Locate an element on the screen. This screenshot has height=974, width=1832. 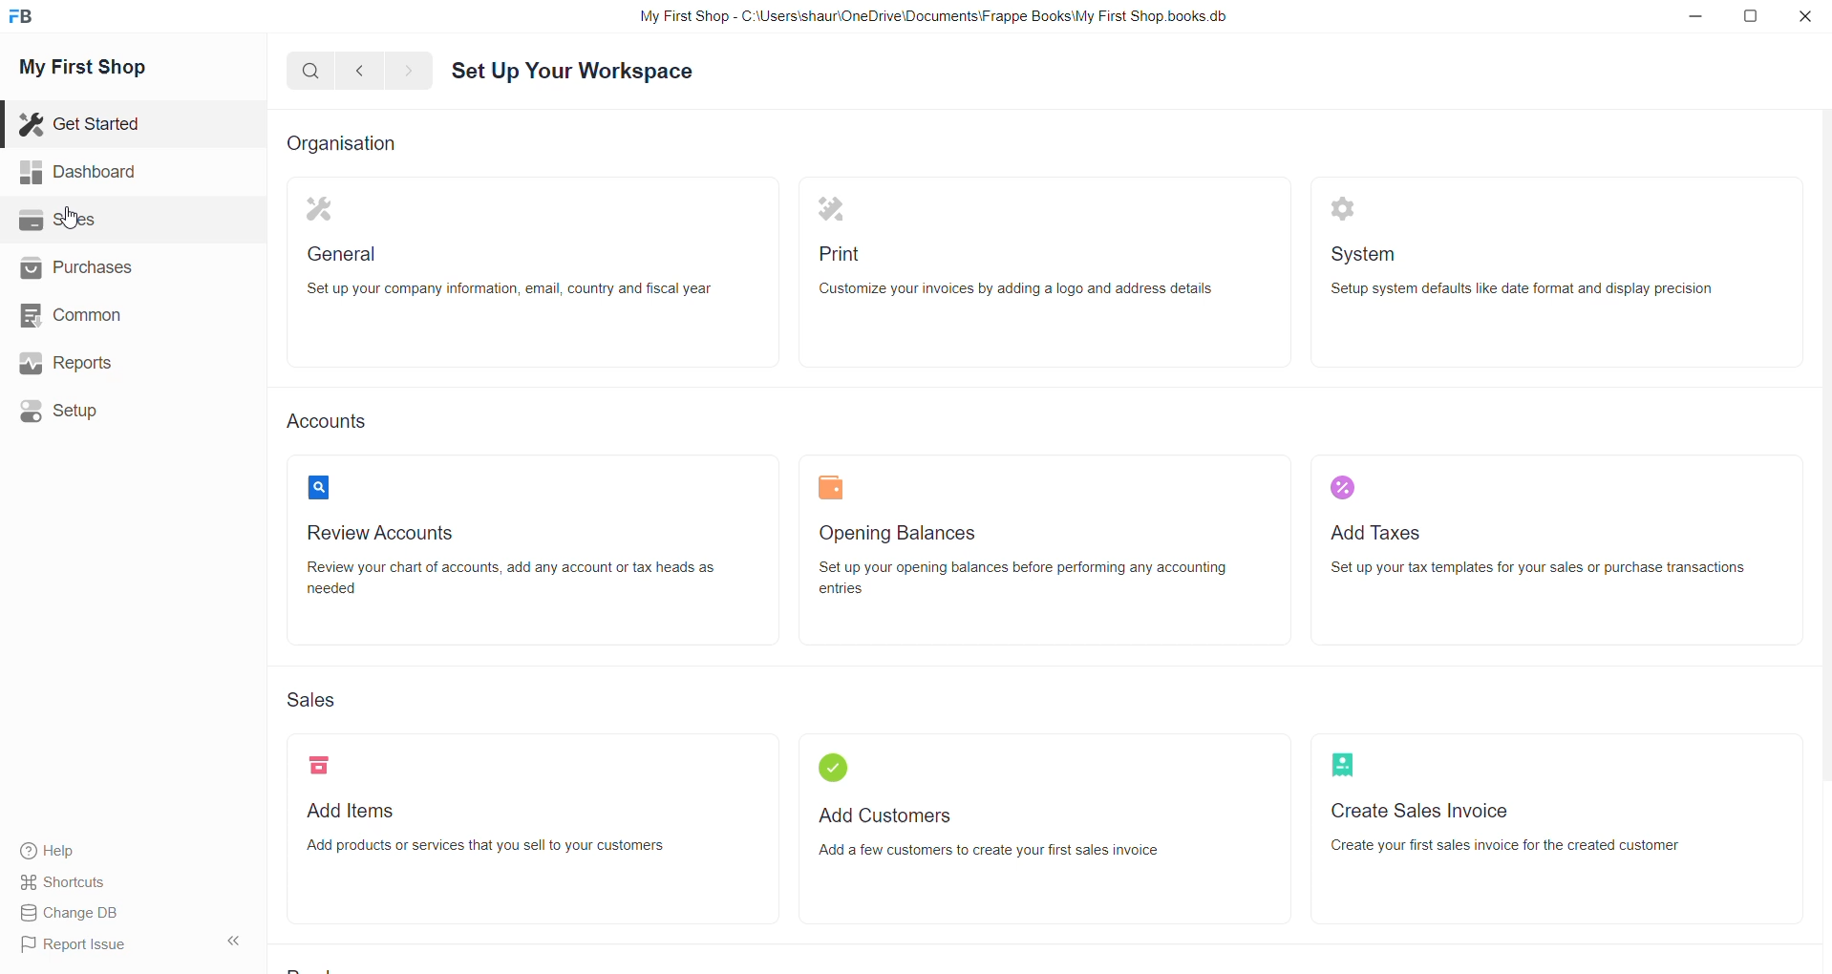
Review Account is located at coordinates (518, 554).